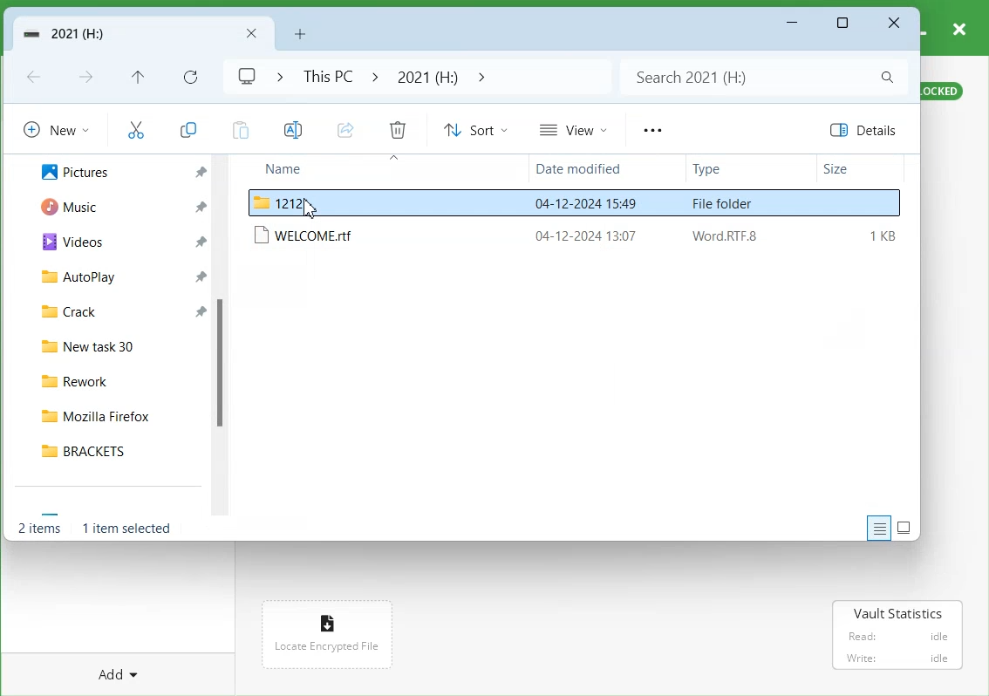 The height and width of the screenshot is (696, 989). I want to click on Welcome.rtf, so click(577, 235).